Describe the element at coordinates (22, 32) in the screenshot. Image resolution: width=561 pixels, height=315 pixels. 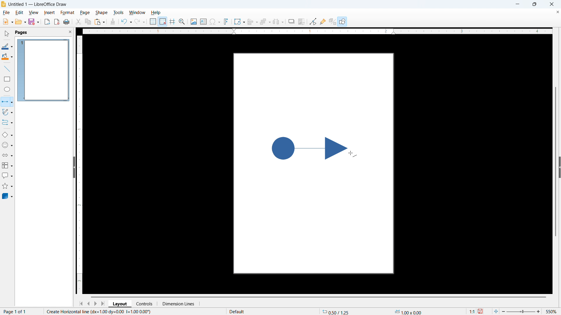
I see `pages ` at that location.